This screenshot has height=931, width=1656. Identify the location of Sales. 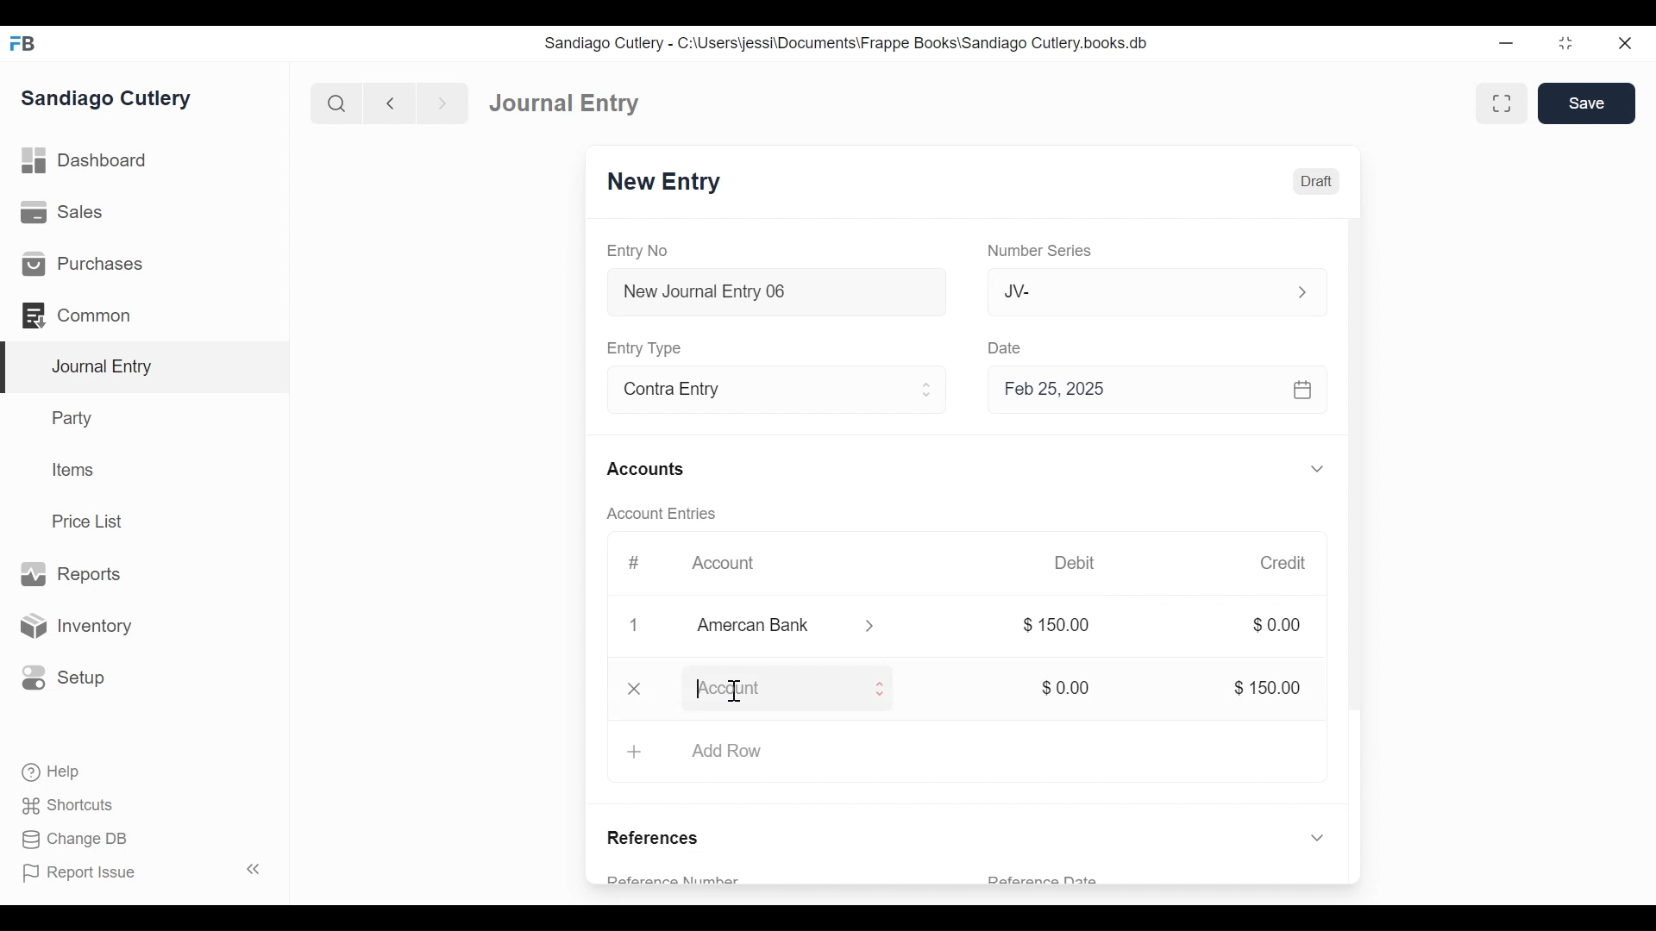
(68, 213).